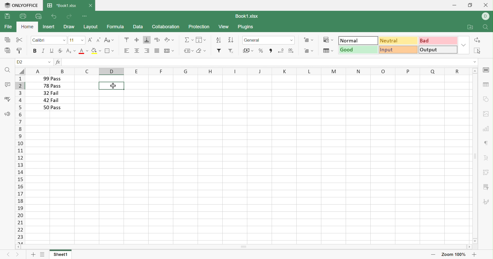  I want to click on Close, so click(90, 6).